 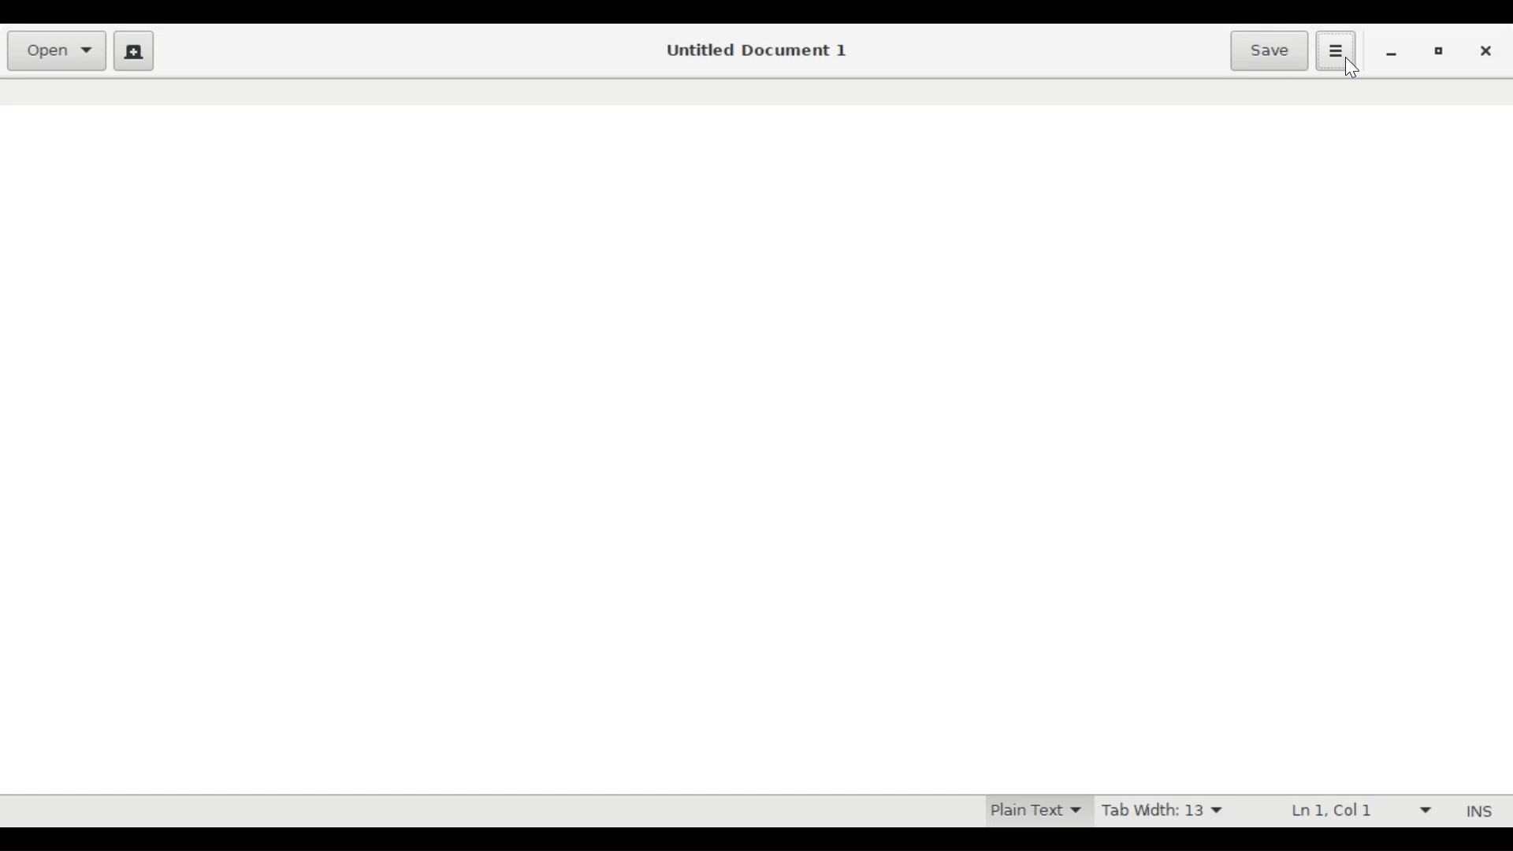 I want to click on Close, so click(x=1486, y=52).